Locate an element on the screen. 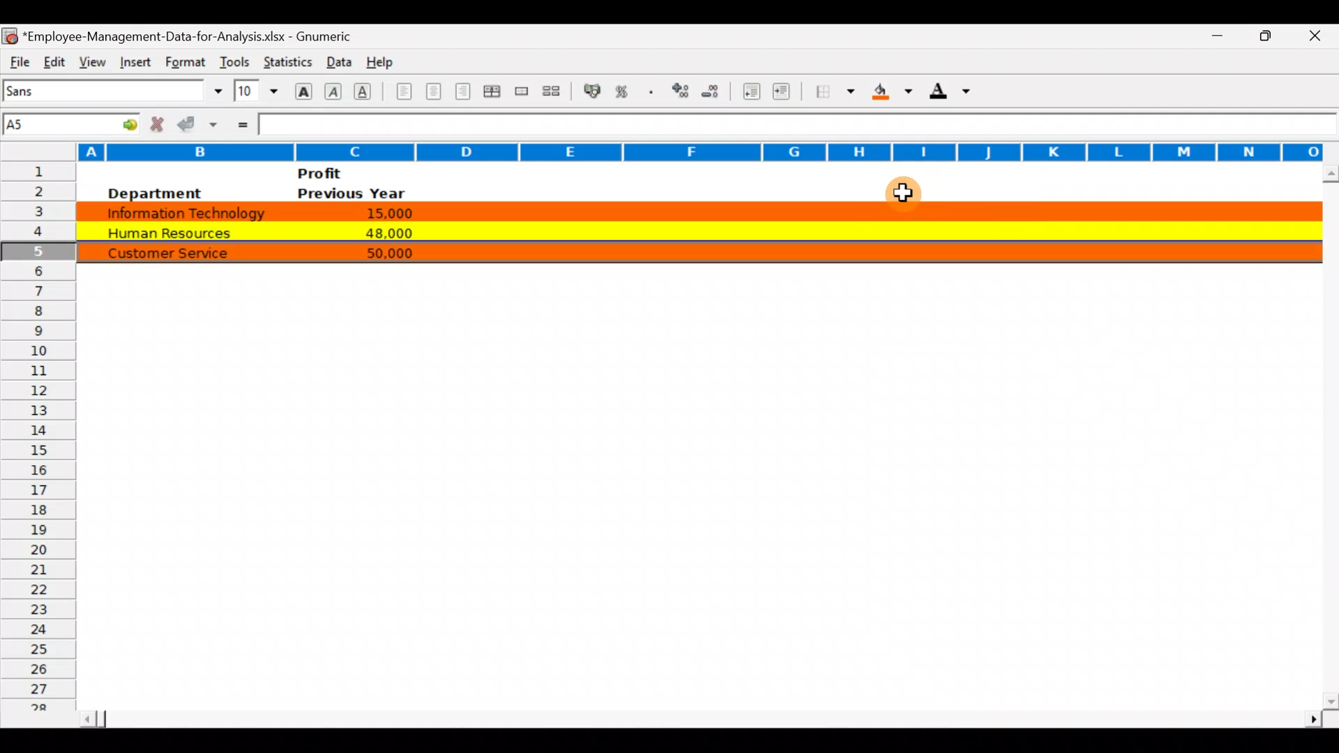  Format is located at coordinates (183, 62).